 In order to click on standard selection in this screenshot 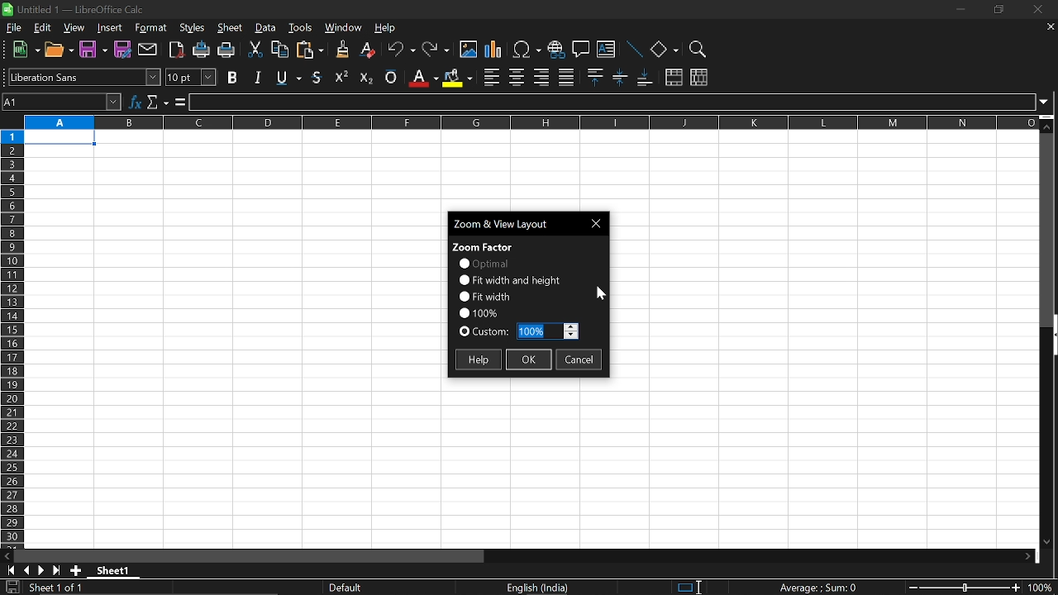, I will do `click(689, 587)`.